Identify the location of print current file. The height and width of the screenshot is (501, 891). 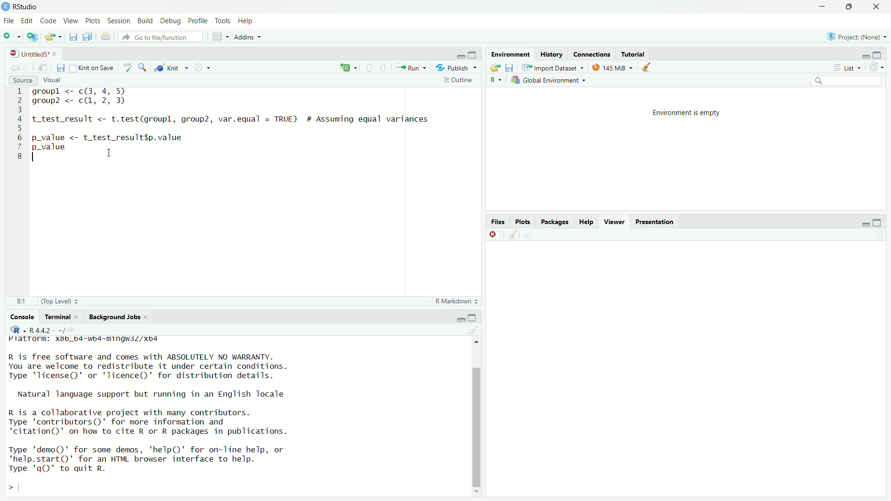
(104, 37).